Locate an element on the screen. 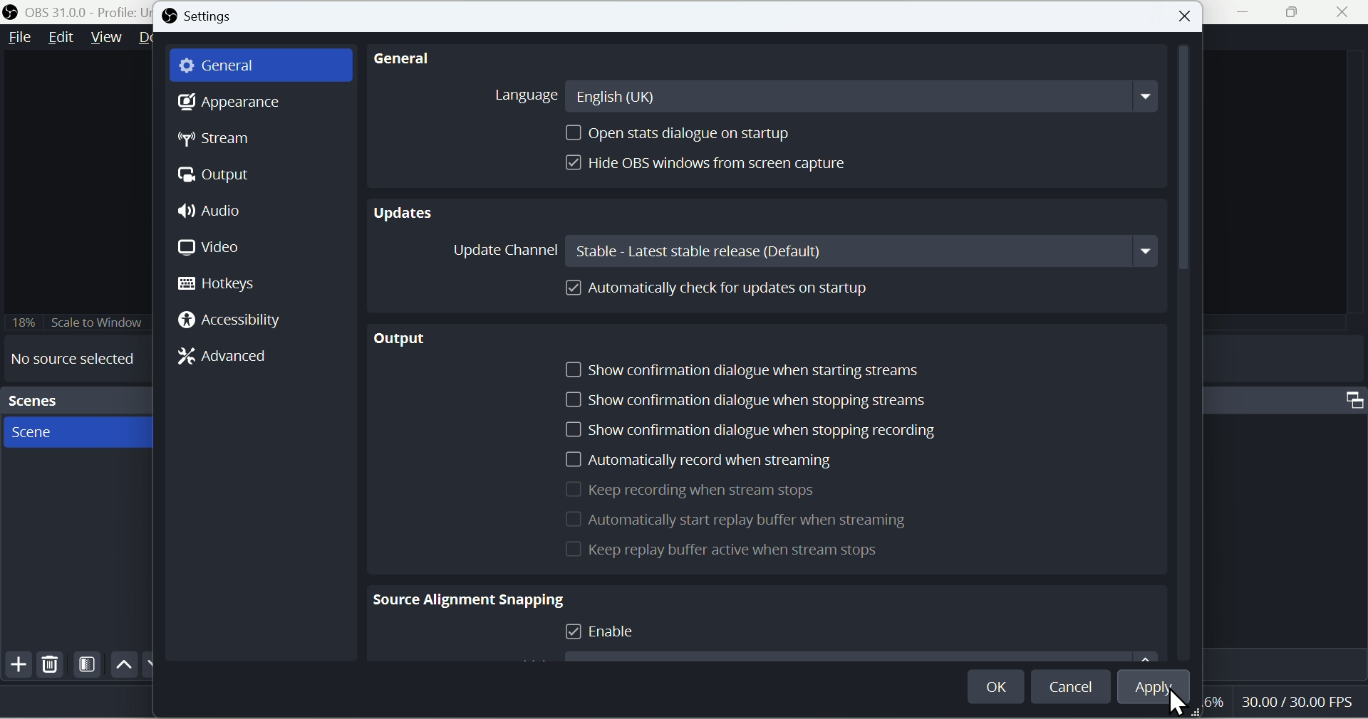 This screenshot has height=719, width=1368. 18% is located at coordinates (23, 322).